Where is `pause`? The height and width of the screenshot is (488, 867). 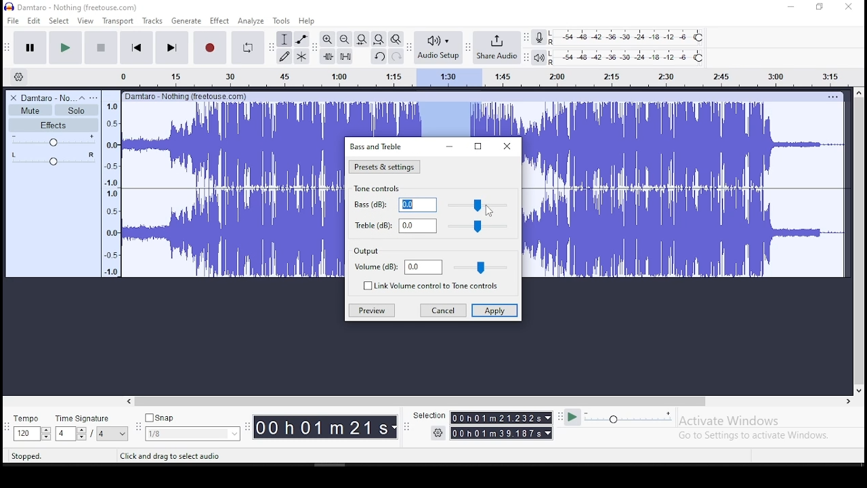
pause is located at coordinates (31, 48).